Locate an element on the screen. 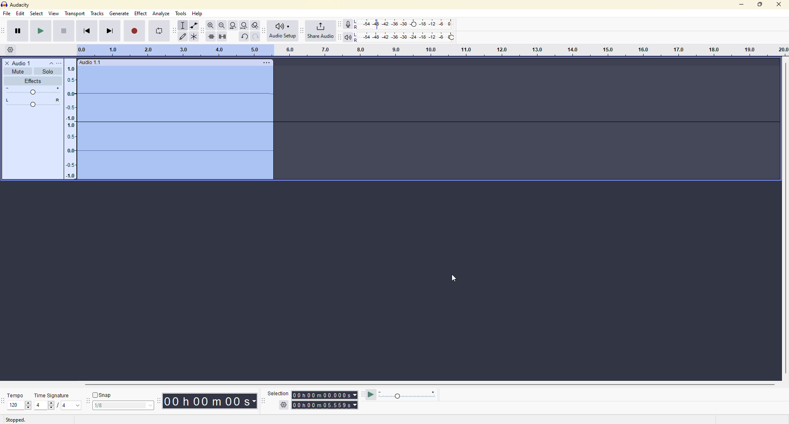 The height and width of the screenshot is (424, 789). edit is located at coordinates (20, 14).